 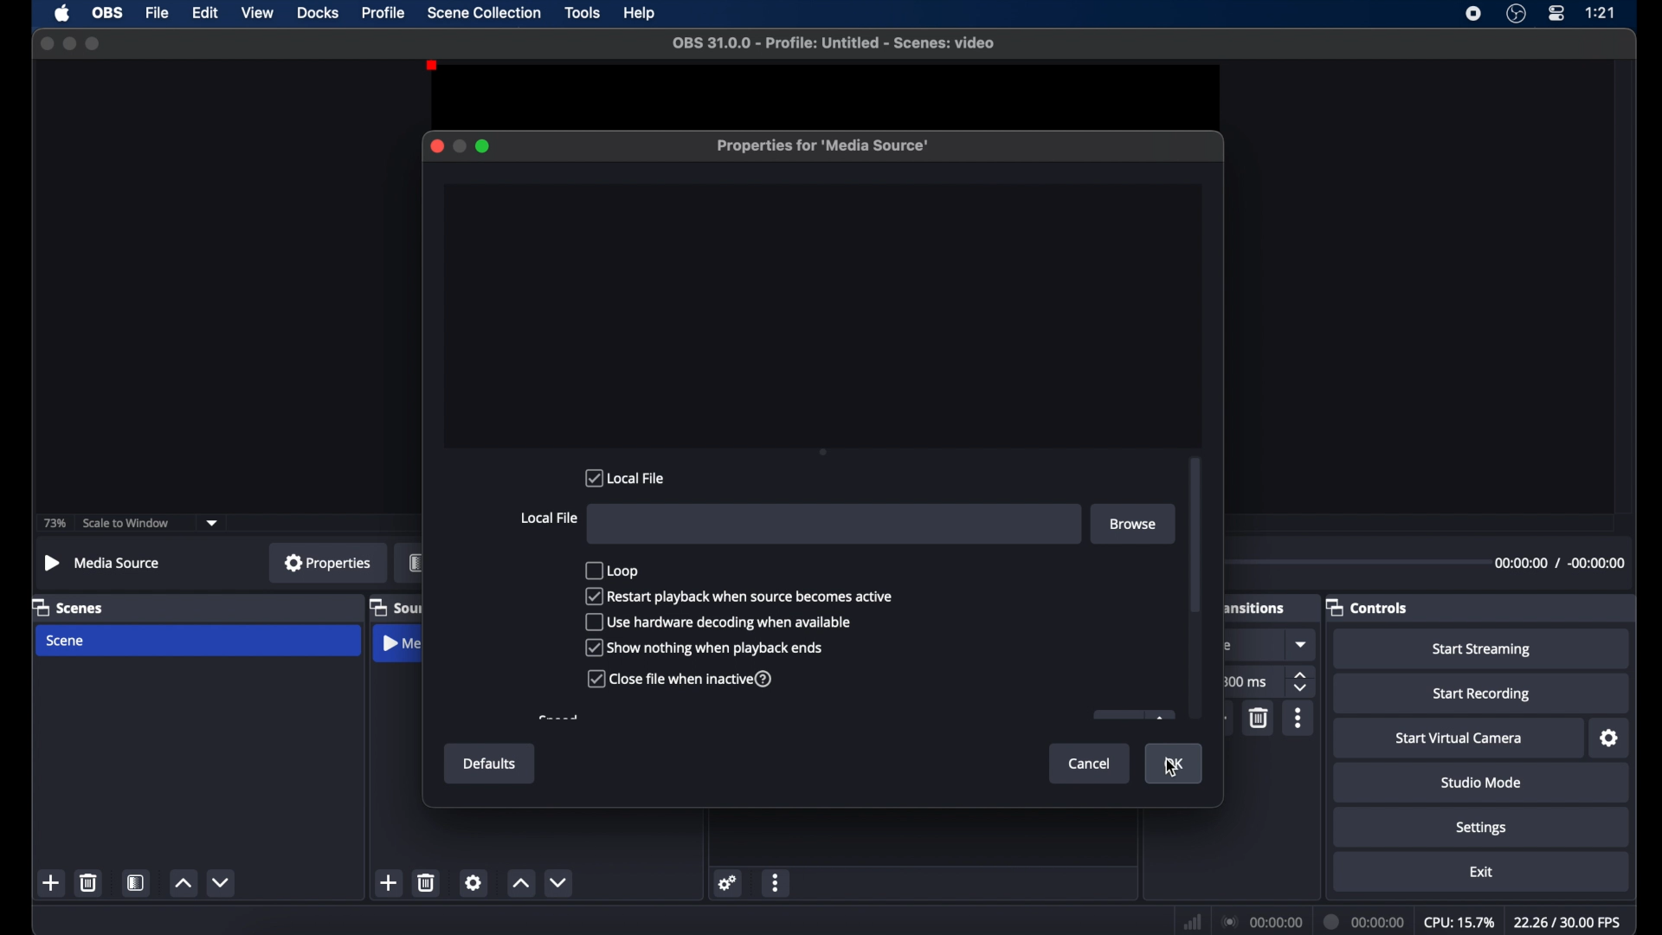 I want to click on increment, so click(x=519, y=883).